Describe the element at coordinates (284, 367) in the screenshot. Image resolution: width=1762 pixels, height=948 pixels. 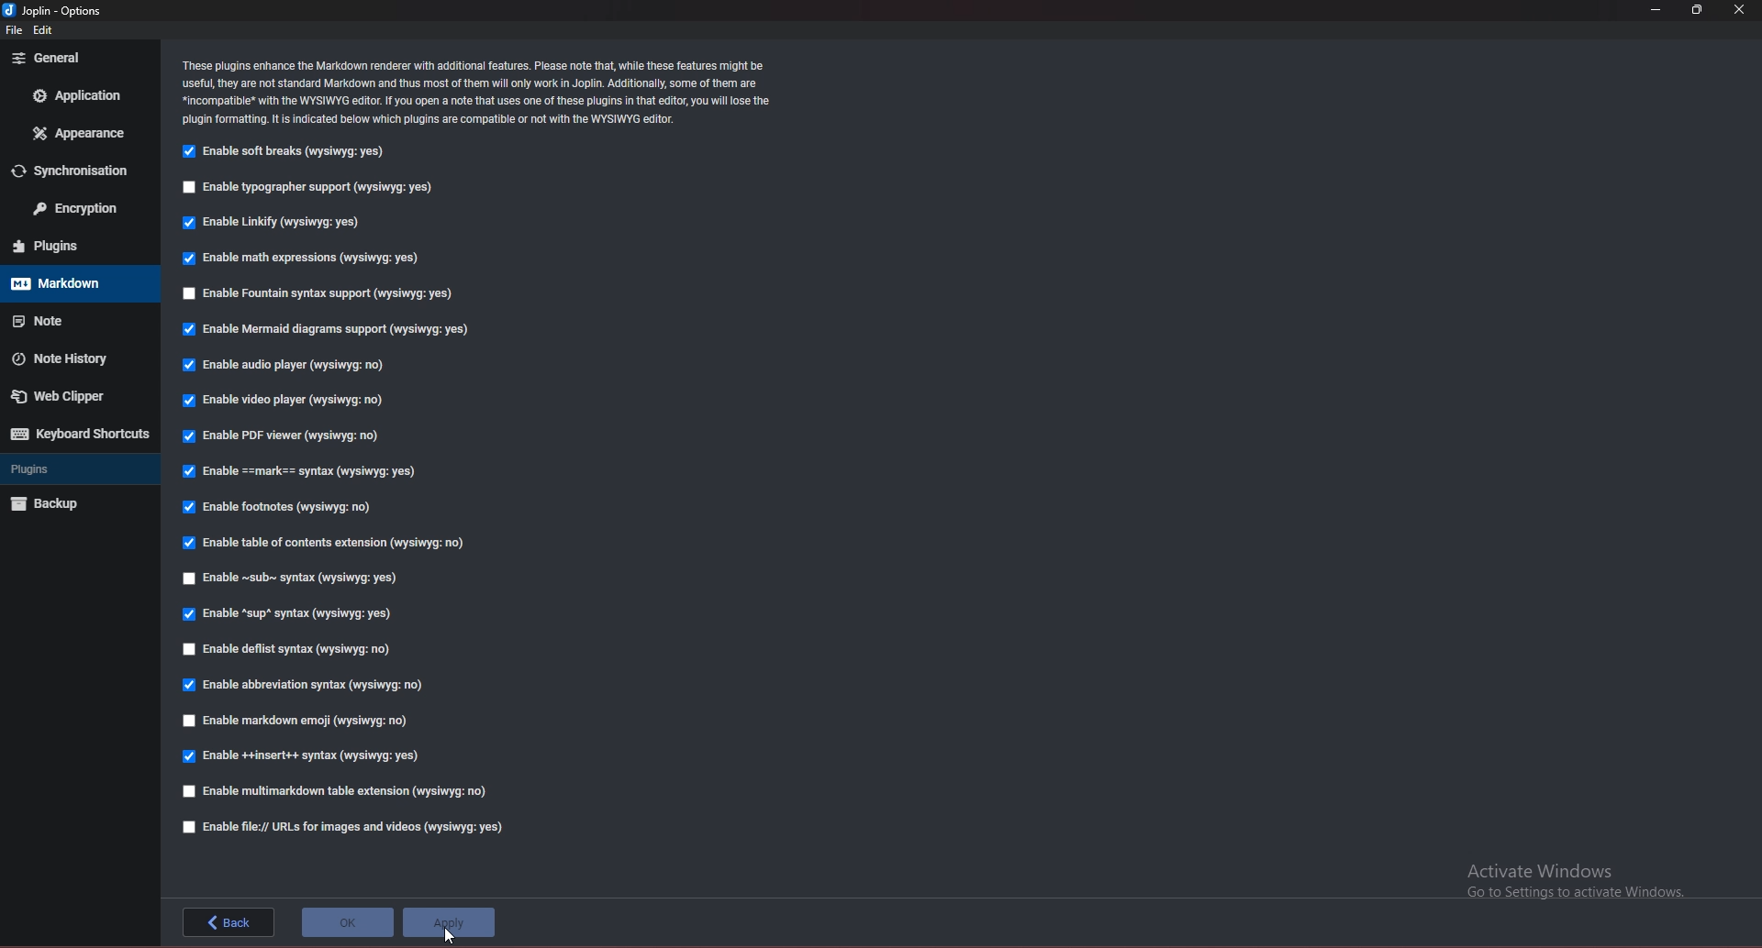
I see `enable audio player` at that location.